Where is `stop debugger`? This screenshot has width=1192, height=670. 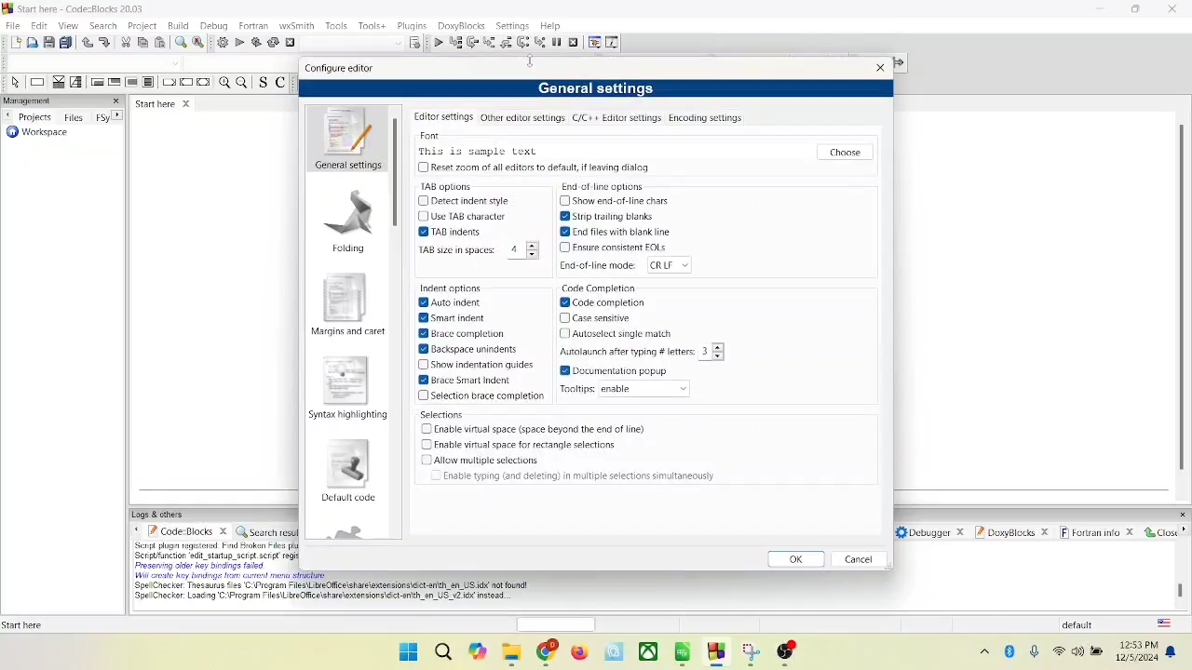 stop debugger is located at coordinates (575, 43).